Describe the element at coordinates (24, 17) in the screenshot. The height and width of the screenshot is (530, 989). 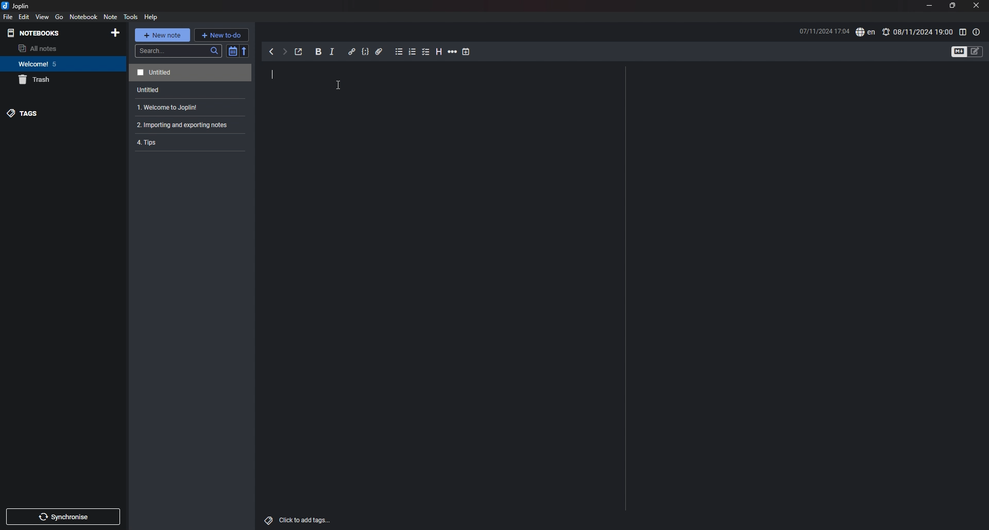
I see `edit` at that location.